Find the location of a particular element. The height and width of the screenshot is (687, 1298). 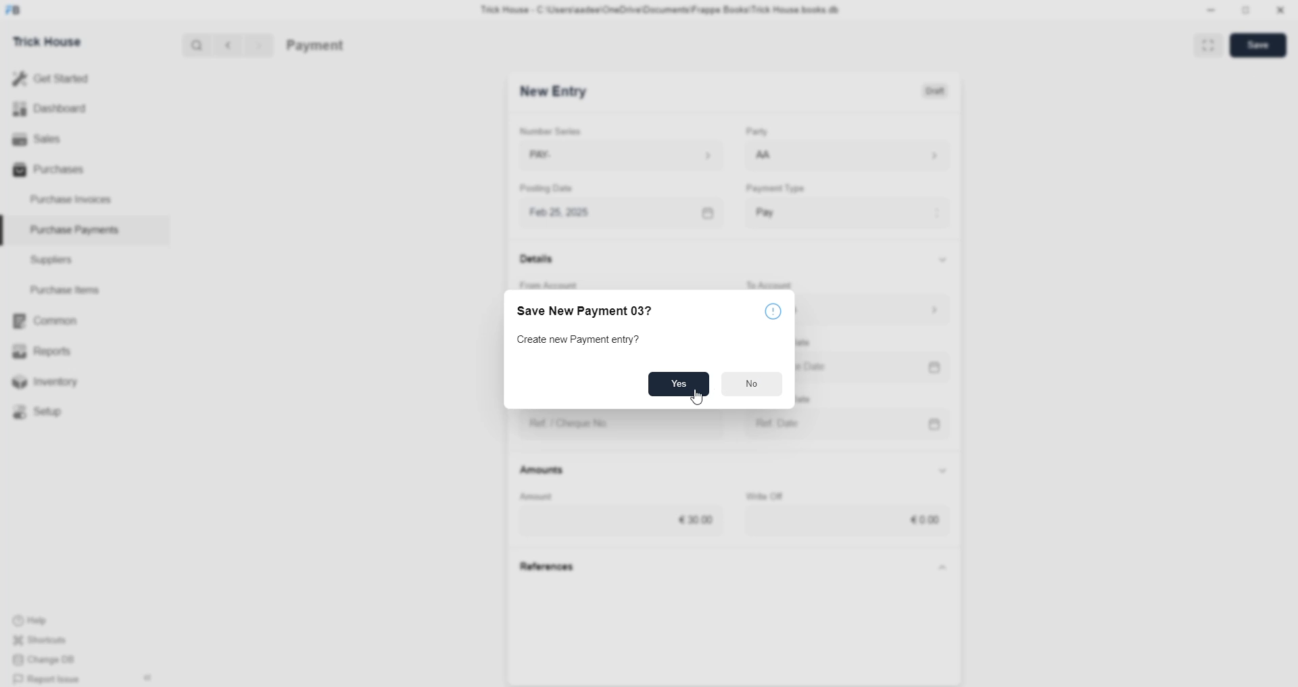

Write Off is located at coordinates (777, 494).